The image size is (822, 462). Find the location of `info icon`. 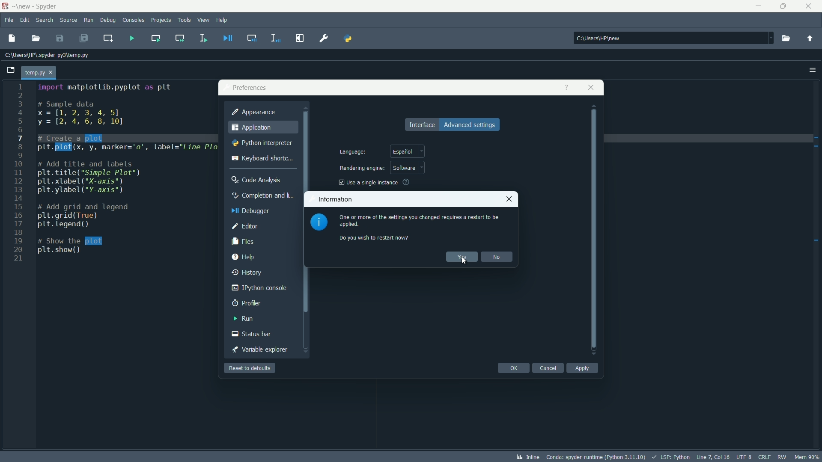

info icon is located at coordinates (319, 222).